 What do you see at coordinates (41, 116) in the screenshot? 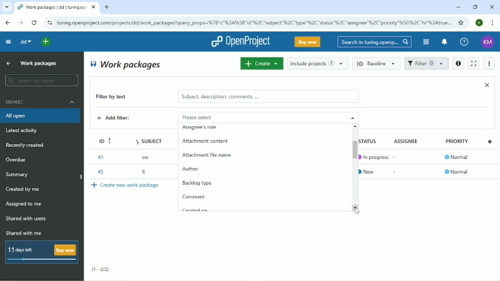
I see `All open` at bounding box center [41, 116].